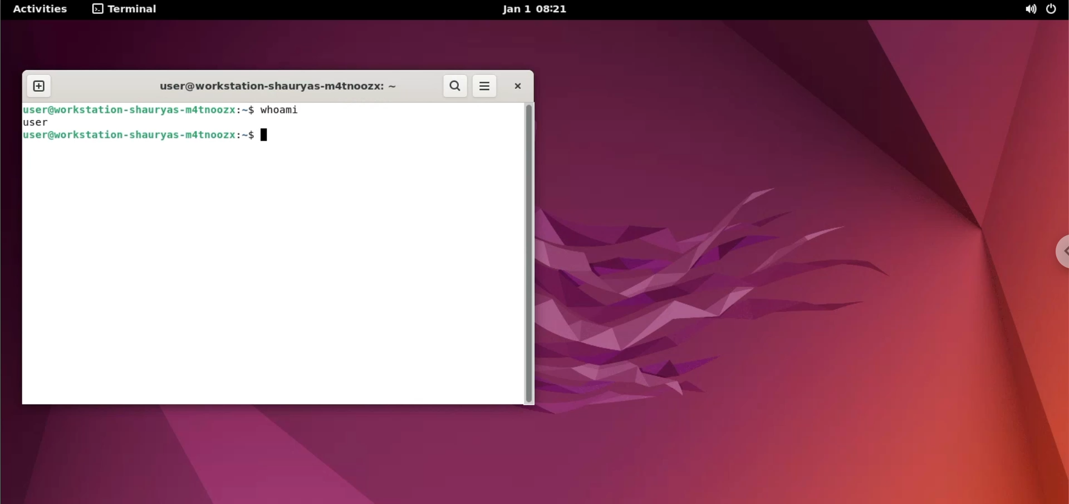 The height and width of the screenshot is (504, 1069). Describe the element at coordinates (164, 110) in the screenshot. I see `user@workstation-shauryas-m4tnoozx:~%$ whoami` at that location.